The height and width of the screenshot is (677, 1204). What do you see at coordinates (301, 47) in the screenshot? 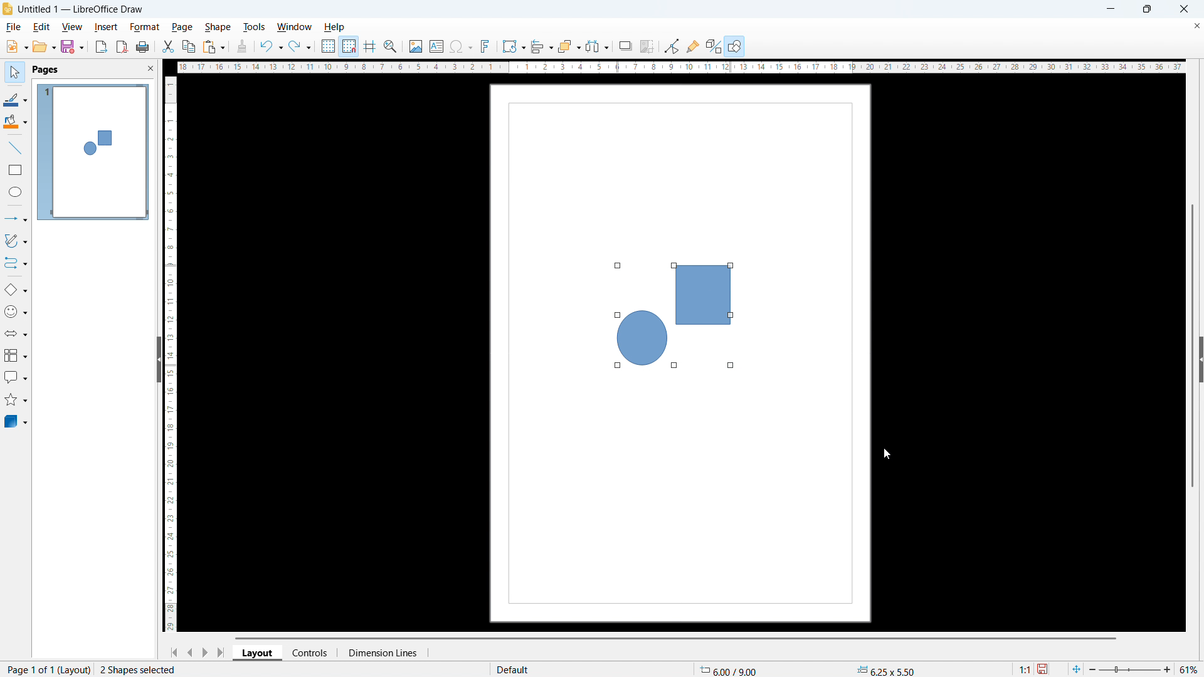
I see `redo` at bounding box center [301, 47].